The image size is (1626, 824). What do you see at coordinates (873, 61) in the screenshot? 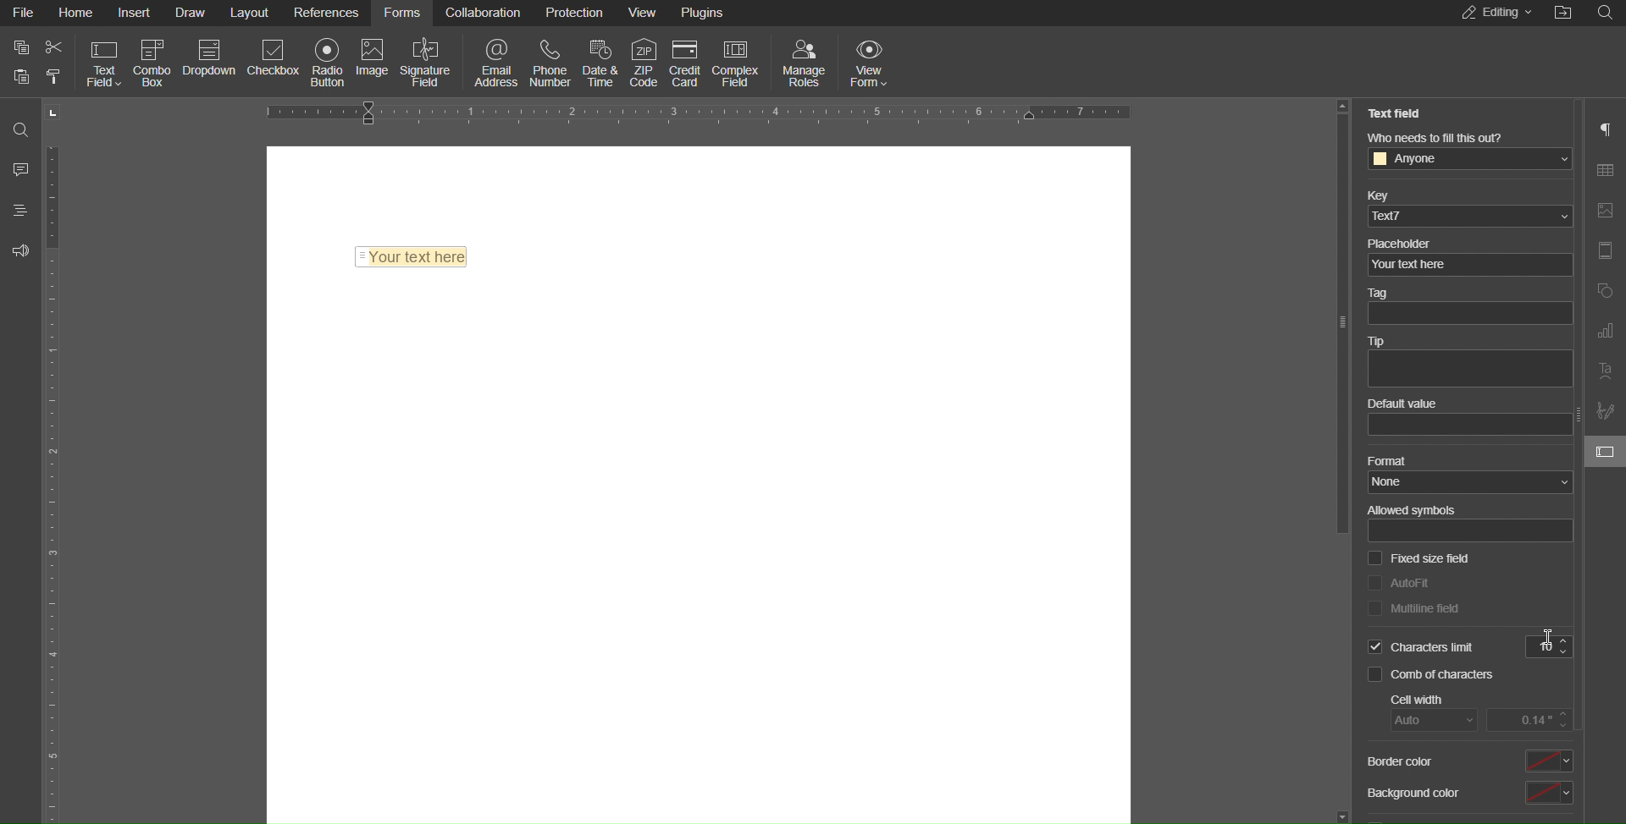
I see `View Form` at bounding box center [873, 61].